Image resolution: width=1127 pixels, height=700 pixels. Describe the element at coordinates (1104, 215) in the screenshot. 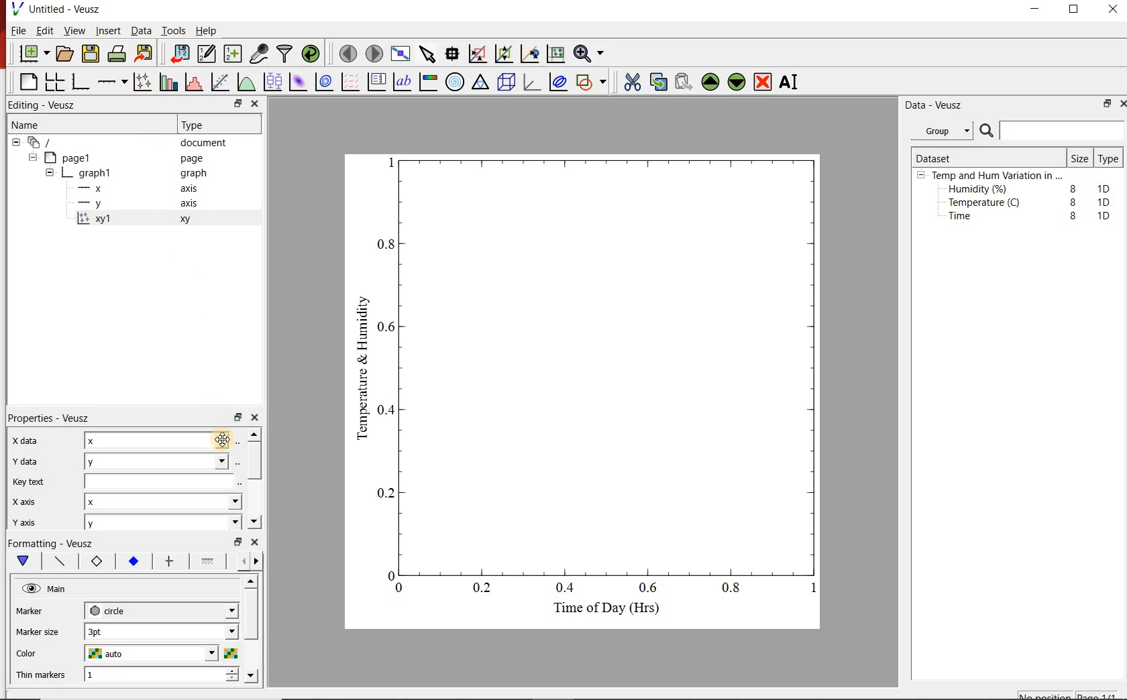

I see `1D` at that location.